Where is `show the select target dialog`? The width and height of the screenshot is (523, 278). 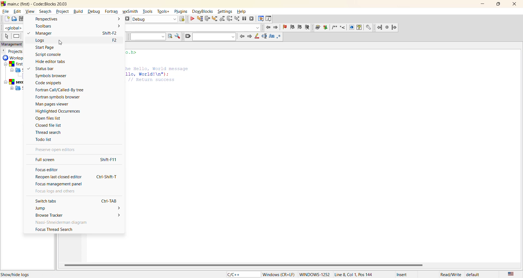 show the select target dialog is located at coordinates (182, 19).